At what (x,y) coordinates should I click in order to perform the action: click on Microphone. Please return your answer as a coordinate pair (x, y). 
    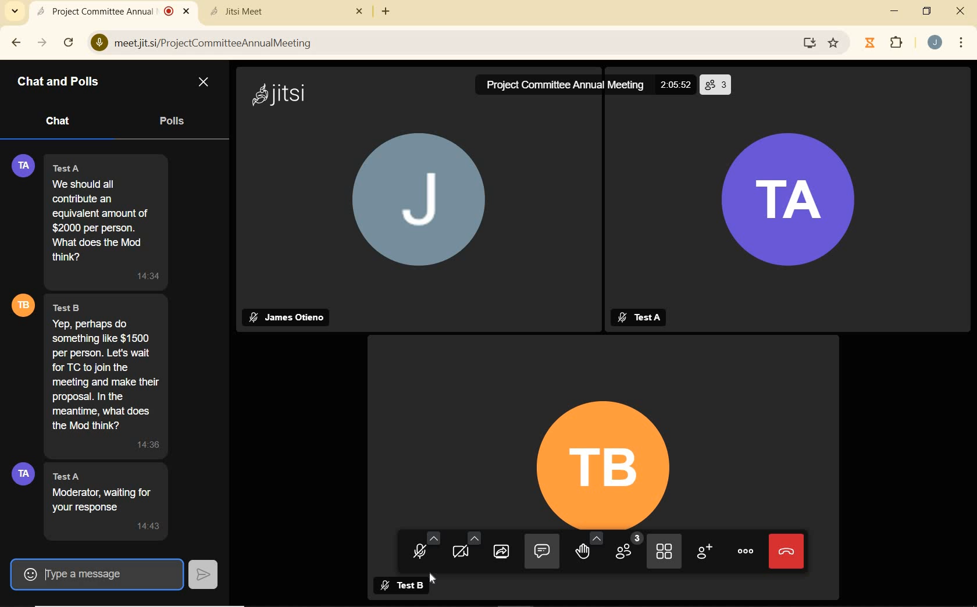
    Looking at the image, I should click on (97, 44).